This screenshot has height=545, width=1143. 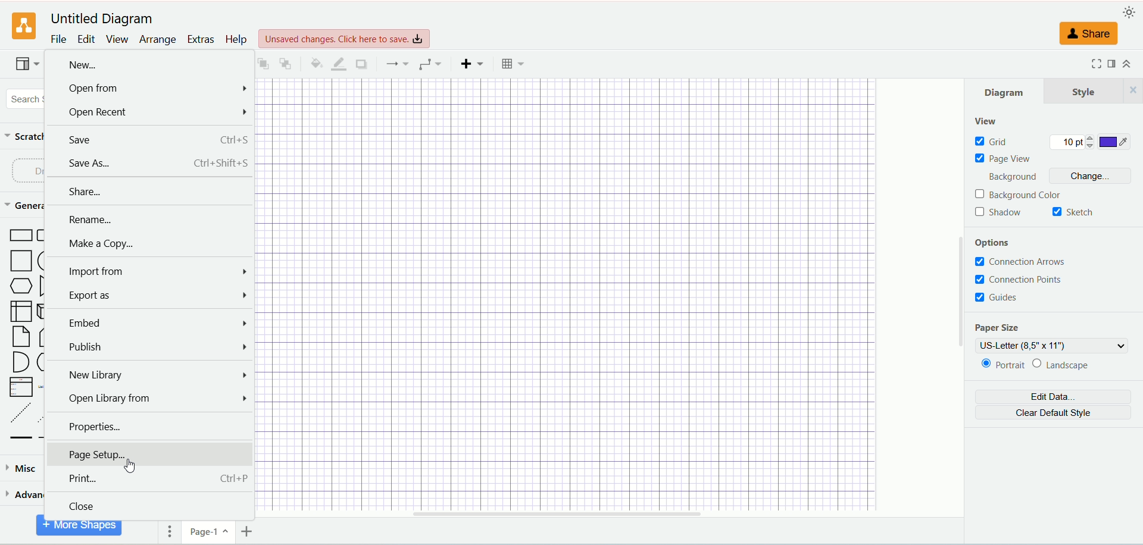 What do you see at coordinates (22, 236) in the screenshot?
I see `rectangle` at bounding box center [22, 236].